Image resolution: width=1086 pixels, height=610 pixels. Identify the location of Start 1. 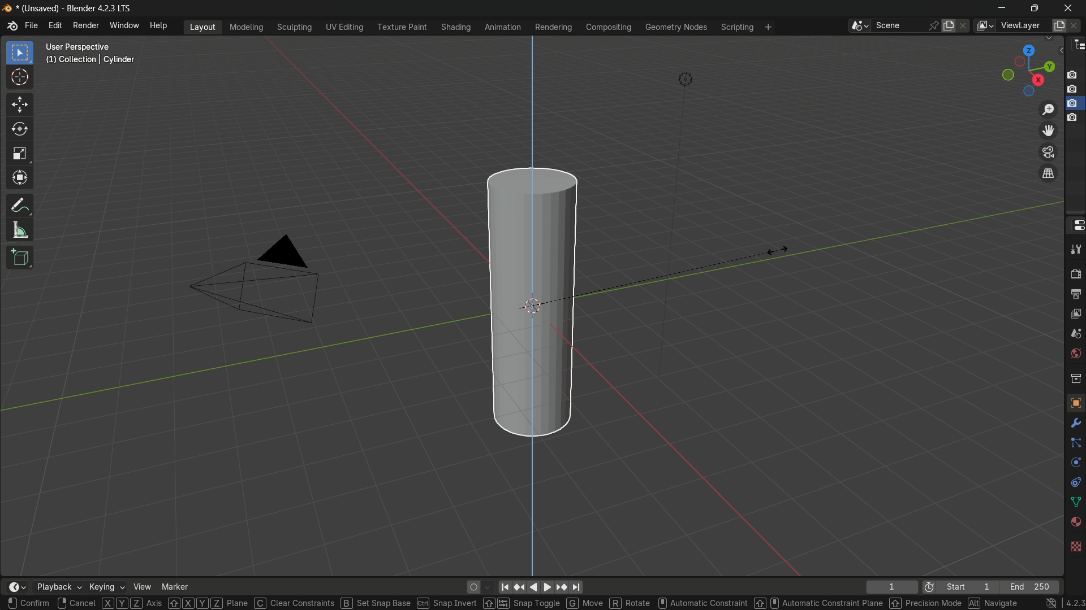
(971, 587).